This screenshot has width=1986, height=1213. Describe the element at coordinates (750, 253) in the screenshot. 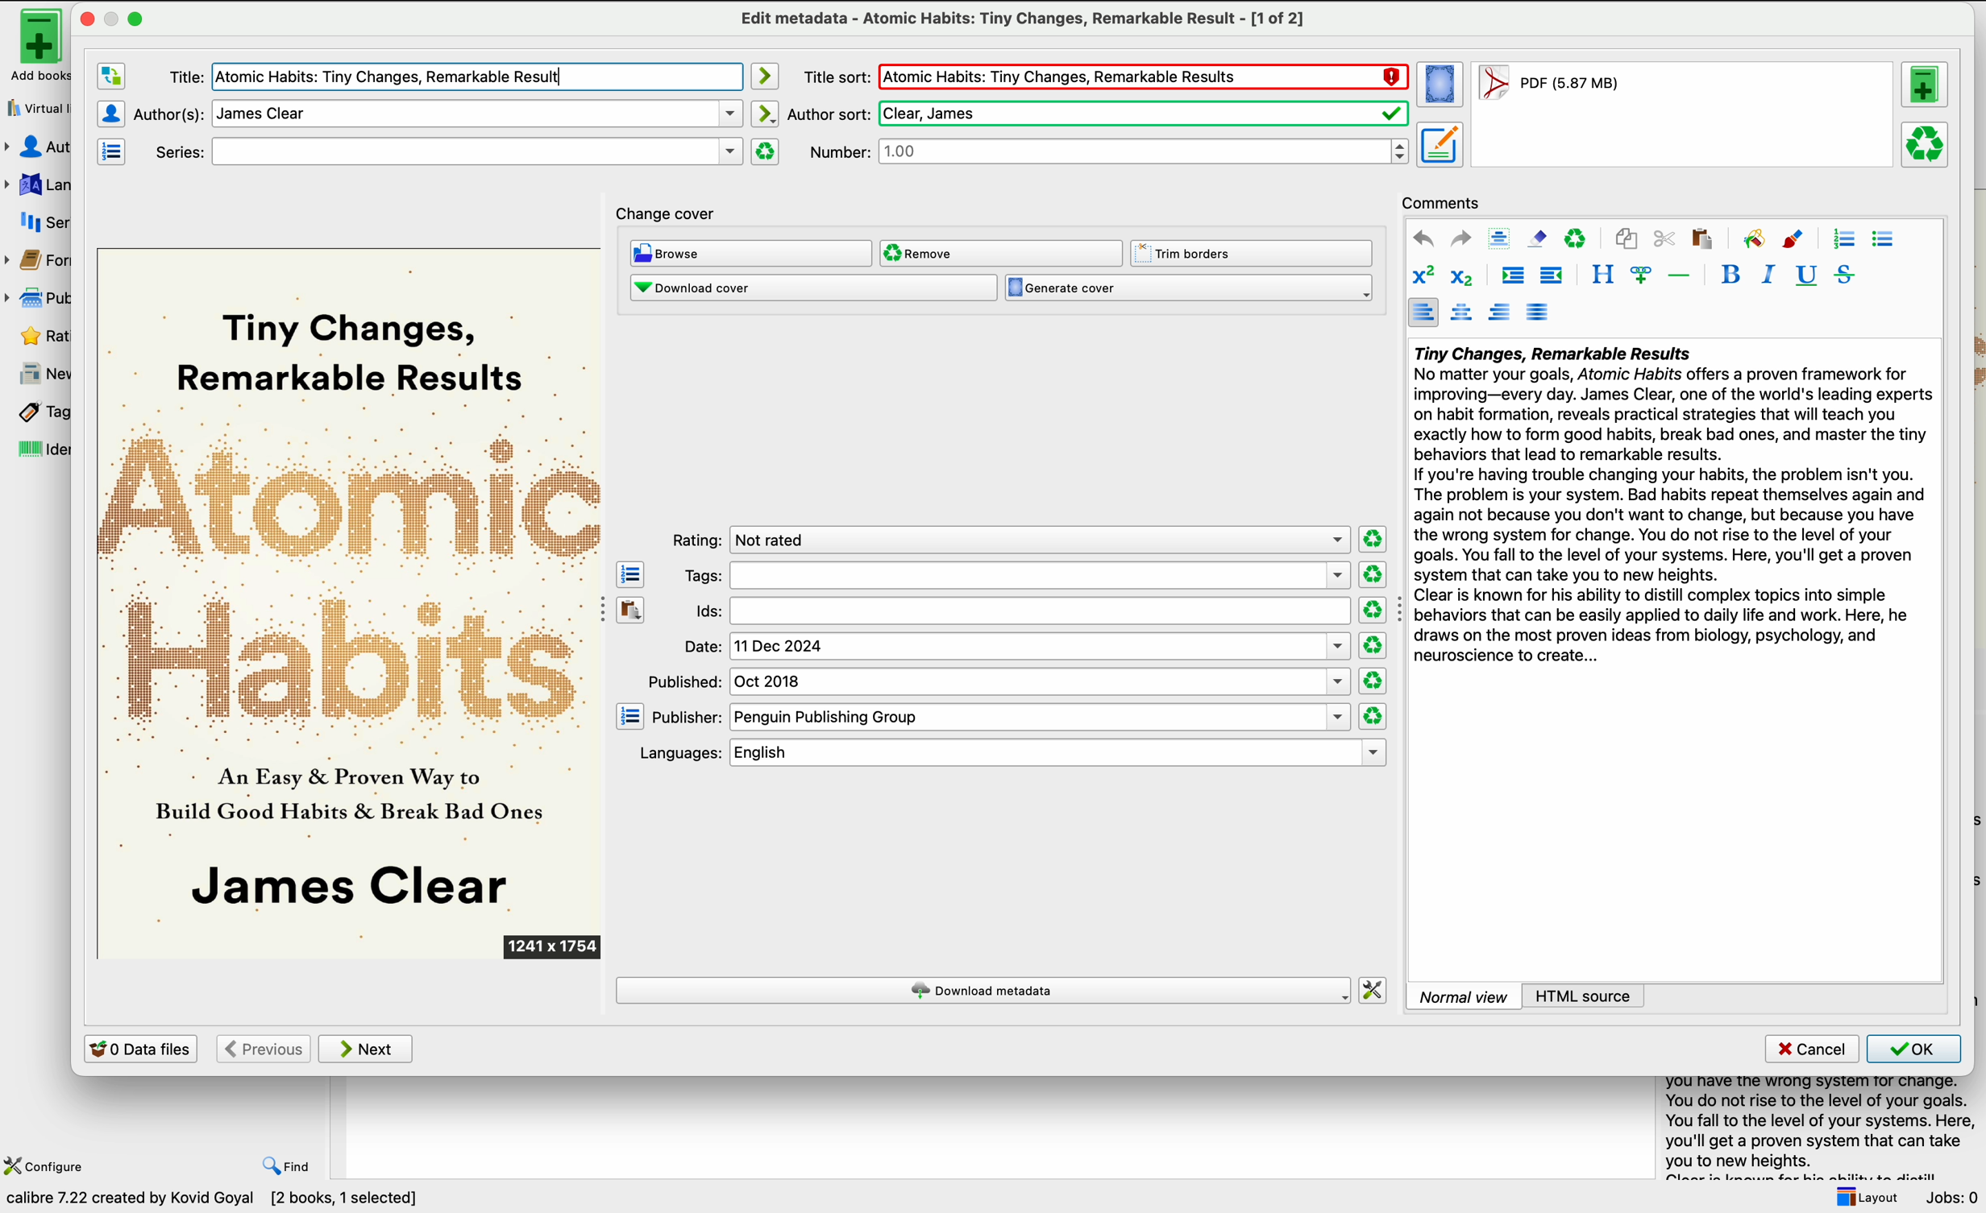

I see `browse` at that location.